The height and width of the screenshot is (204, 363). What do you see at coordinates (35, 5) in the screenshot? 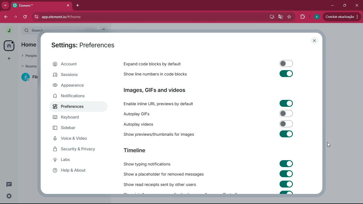
I see `tab` at bounding box center [35, 5].